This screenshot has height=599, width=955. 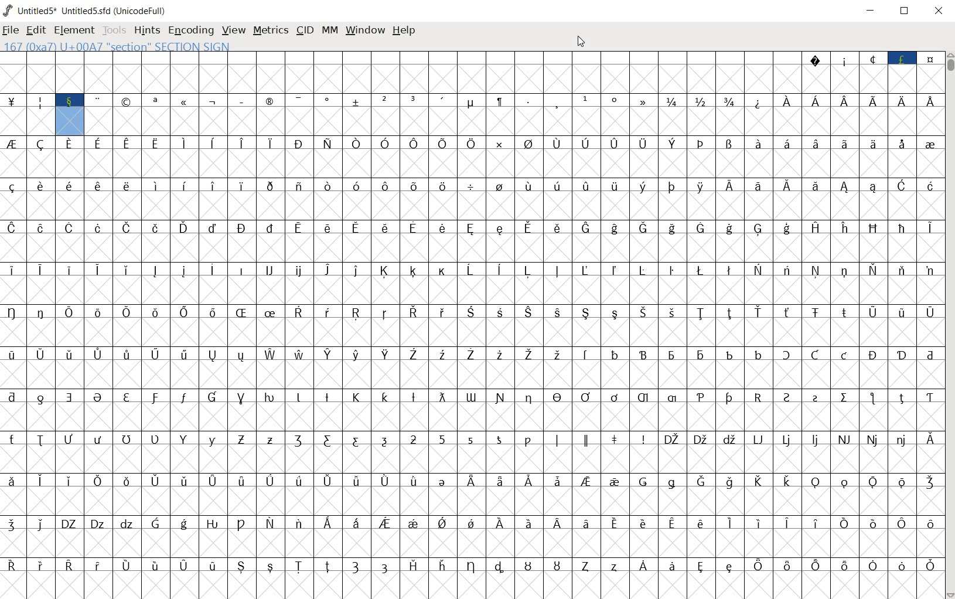 I want to click on Latin extended characters, so click(x=714, y=557).